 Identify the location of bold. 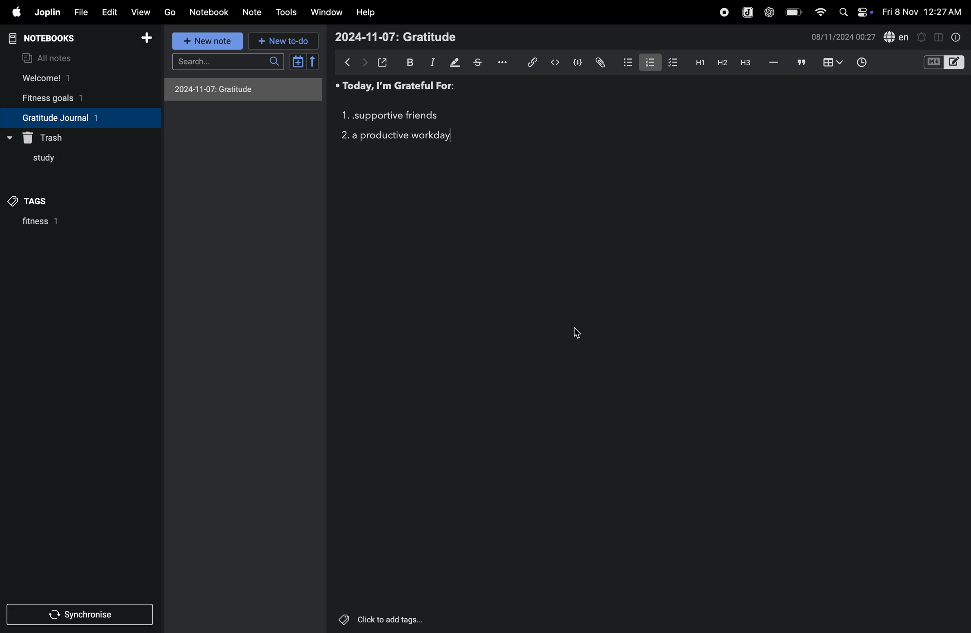
(409, 62).